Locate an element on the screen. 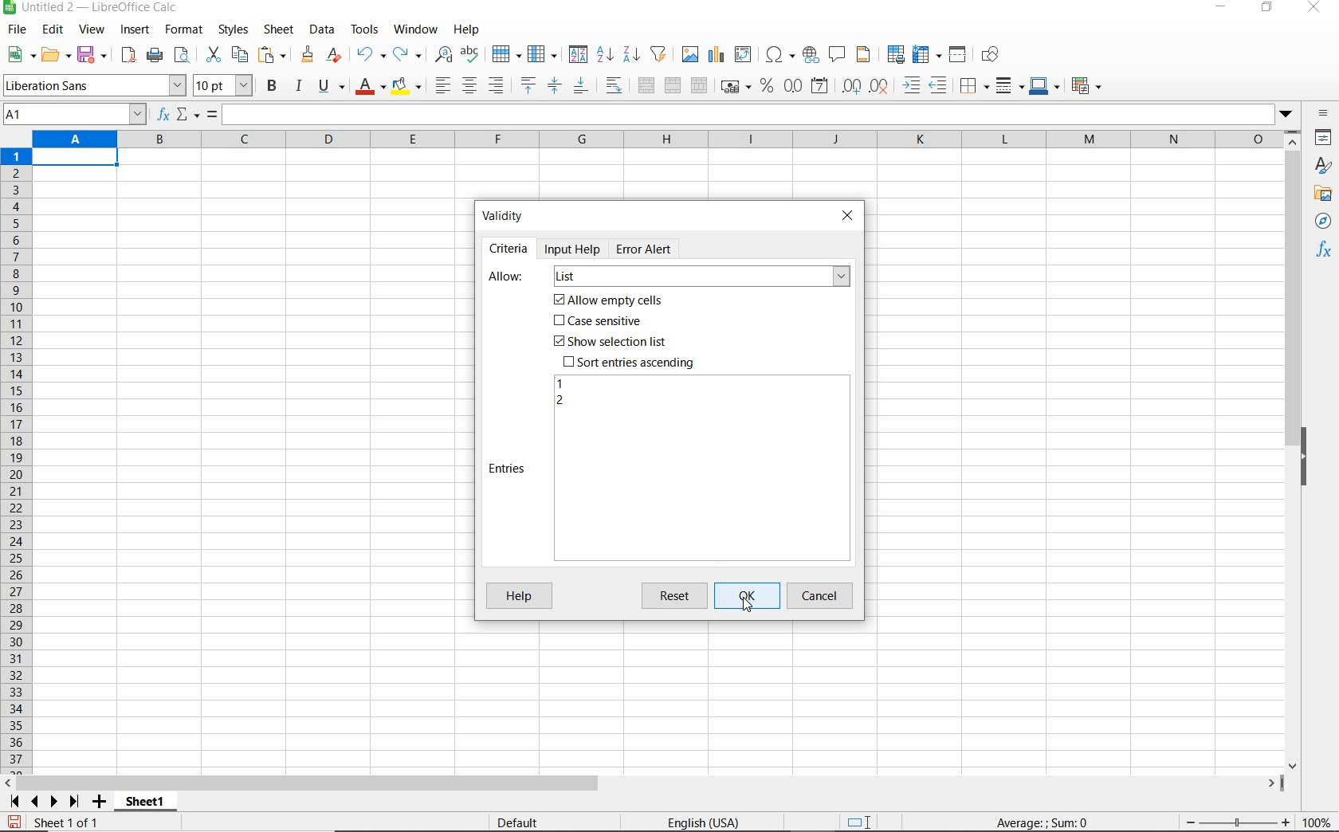 The width and height of the screenshot is (1339, 832). cursor is located at coordinates (746, 602).